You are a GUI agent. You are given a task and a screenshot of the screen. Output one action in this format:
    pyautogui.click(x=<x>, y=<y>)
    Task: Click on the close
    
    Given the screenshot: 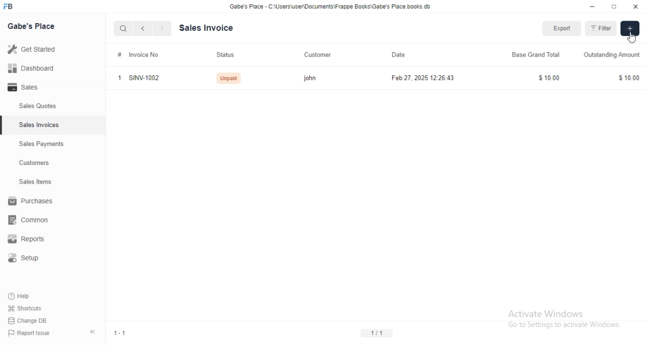 What is the action you would take?
    pyautogui.click(x=635, y=7)
    